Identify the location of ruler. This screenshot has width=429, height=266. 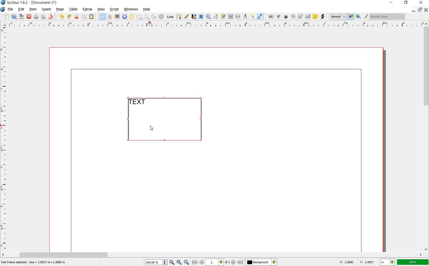
(214, 25).